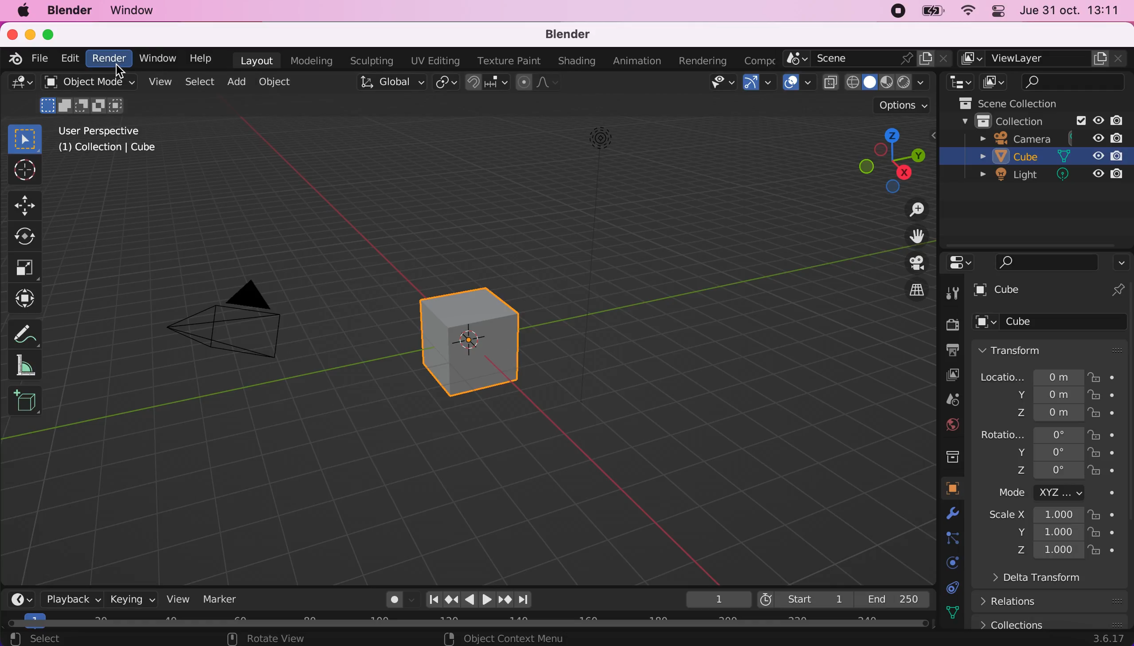 The image size is (1134, 646). Describe the element at coordinates (50, 34) in the screenshot. I see `maximize` at that location.